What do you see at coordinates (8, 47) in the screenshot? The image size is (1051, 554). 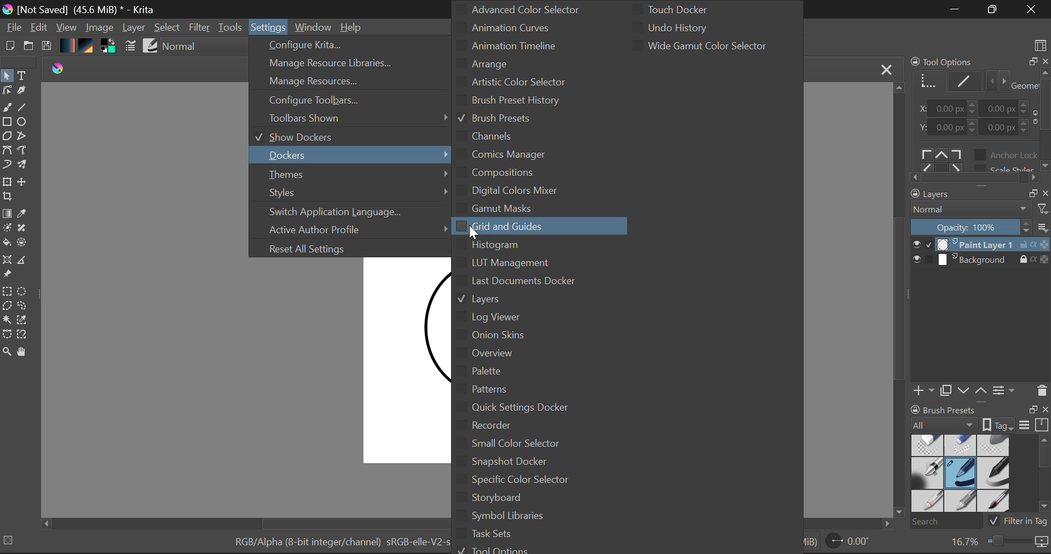 I see `New` at bounding box center [8, 47].